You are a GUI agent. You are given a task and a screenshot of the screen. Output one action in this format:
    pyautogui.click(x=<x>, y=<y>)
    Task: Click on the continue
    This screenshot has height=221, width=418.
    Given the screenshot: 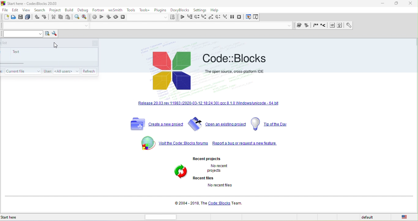 What is the action you would take?
    pyautogui.click(x=182, y=18)
    